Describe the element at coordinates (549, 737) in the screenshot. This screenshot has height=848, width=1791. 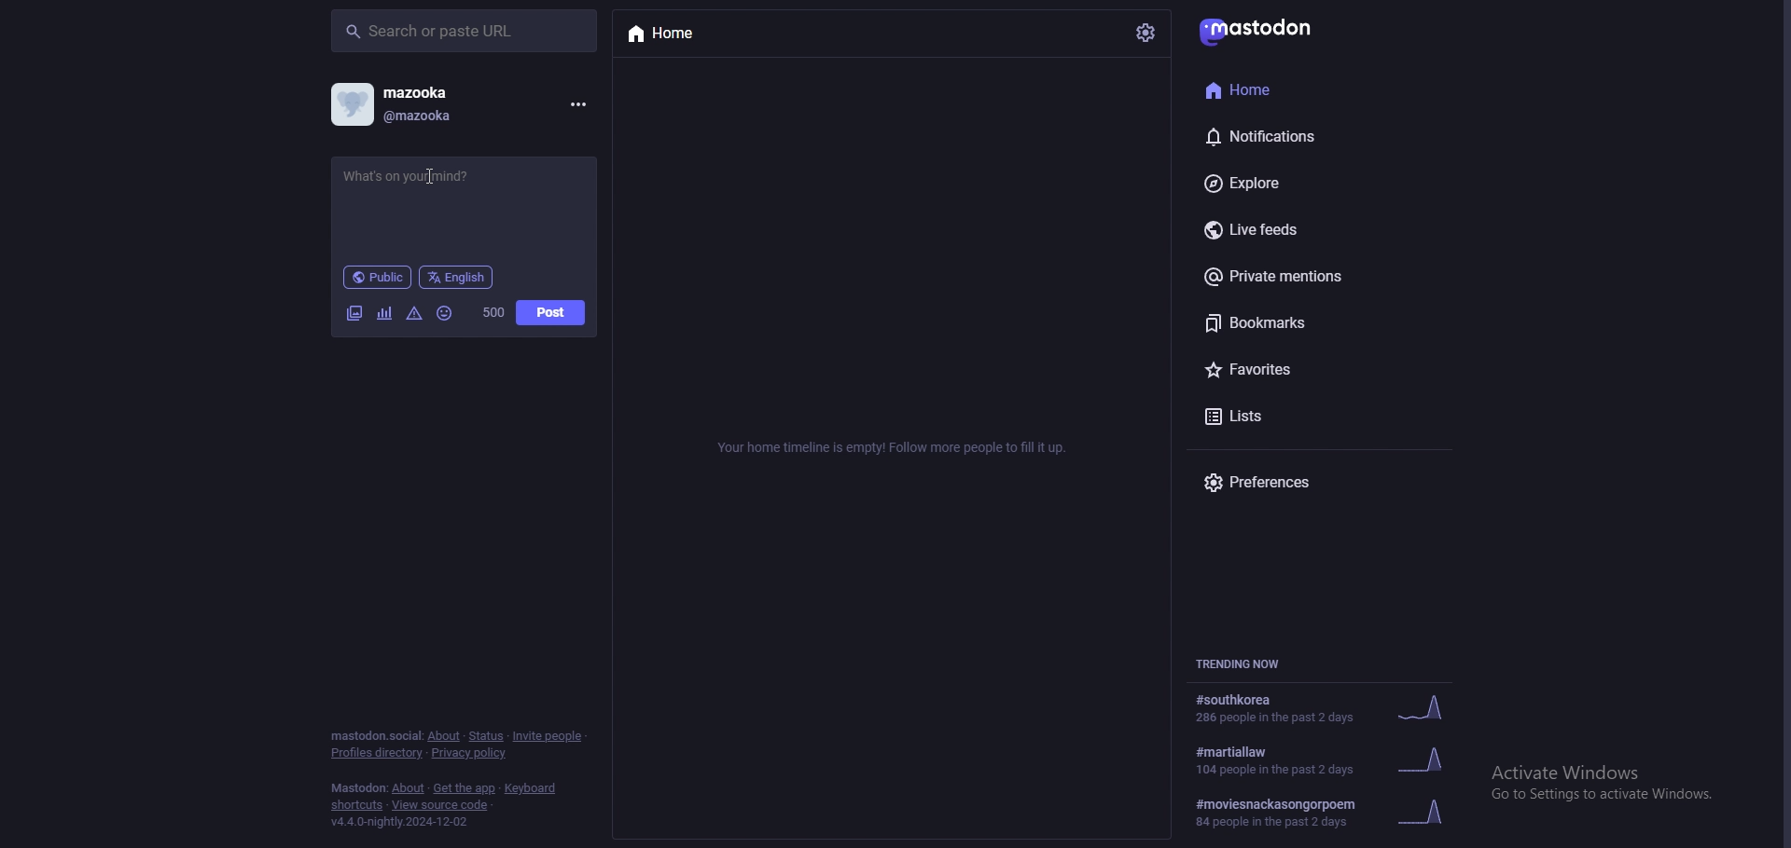
I see `invite people` at that location.